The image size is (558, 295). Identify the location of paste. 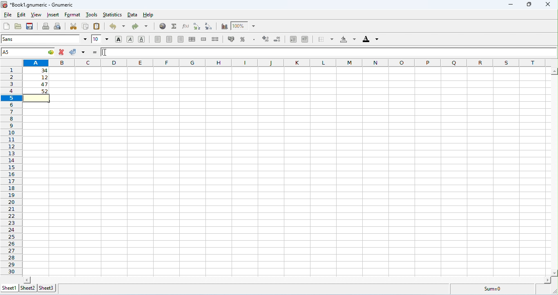
(97, 26).